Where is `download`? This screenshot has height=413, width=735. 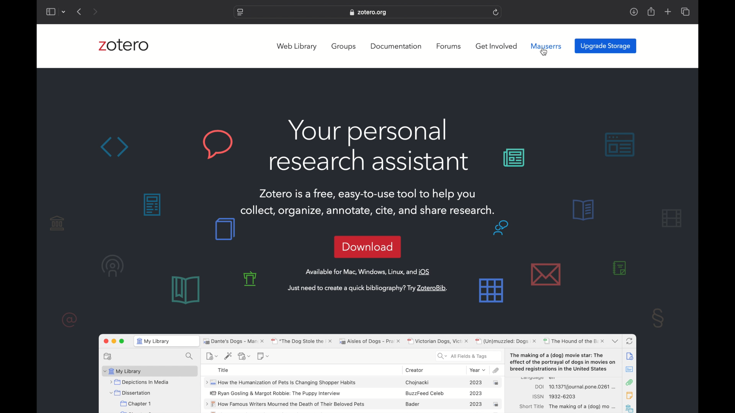 download is located at coordinates (367, 246).